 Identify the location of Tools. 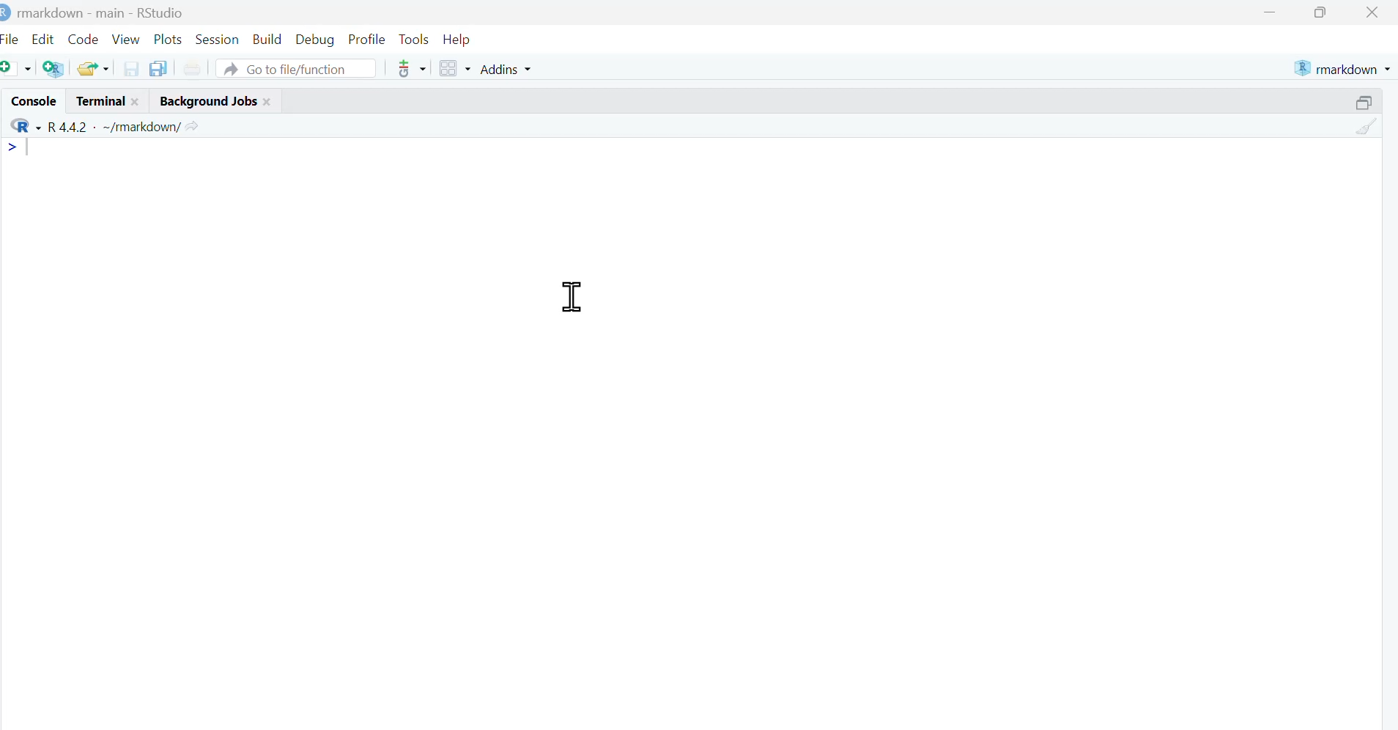
(413, 37).